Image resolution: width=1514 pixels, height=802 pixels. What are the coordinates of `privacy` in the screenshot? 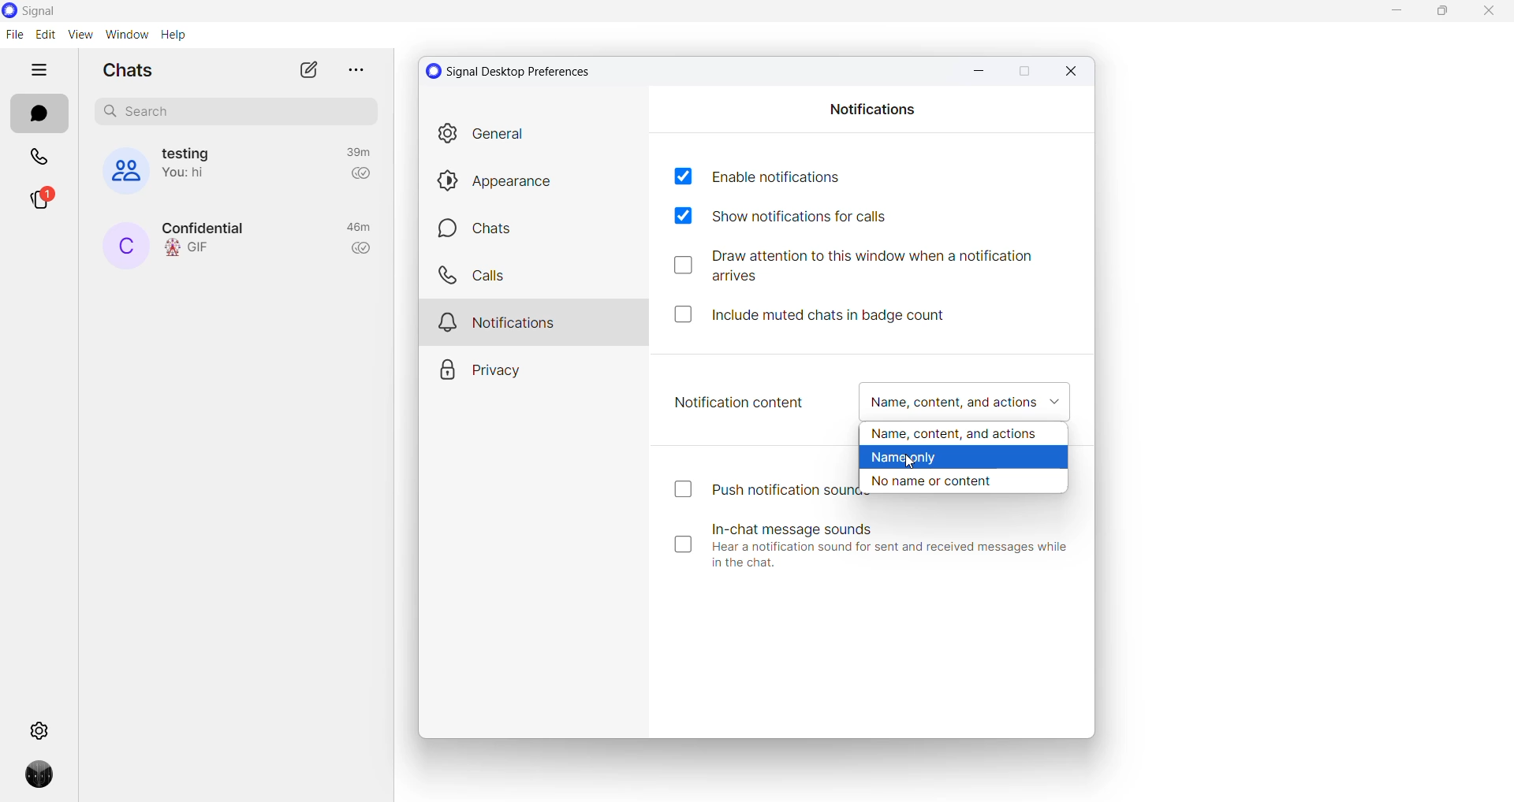 It's located at (531, 365).